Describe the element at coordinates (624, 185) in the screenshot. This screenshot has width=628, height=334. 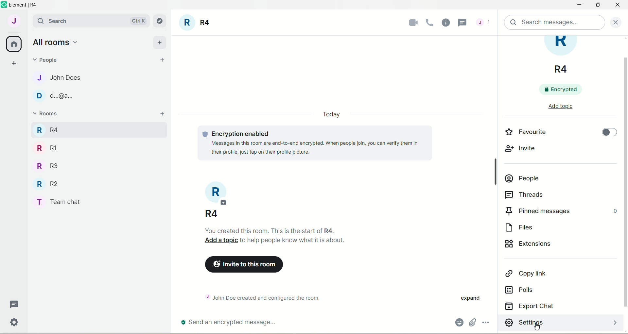
I see `vertical scroll bar` at that location.